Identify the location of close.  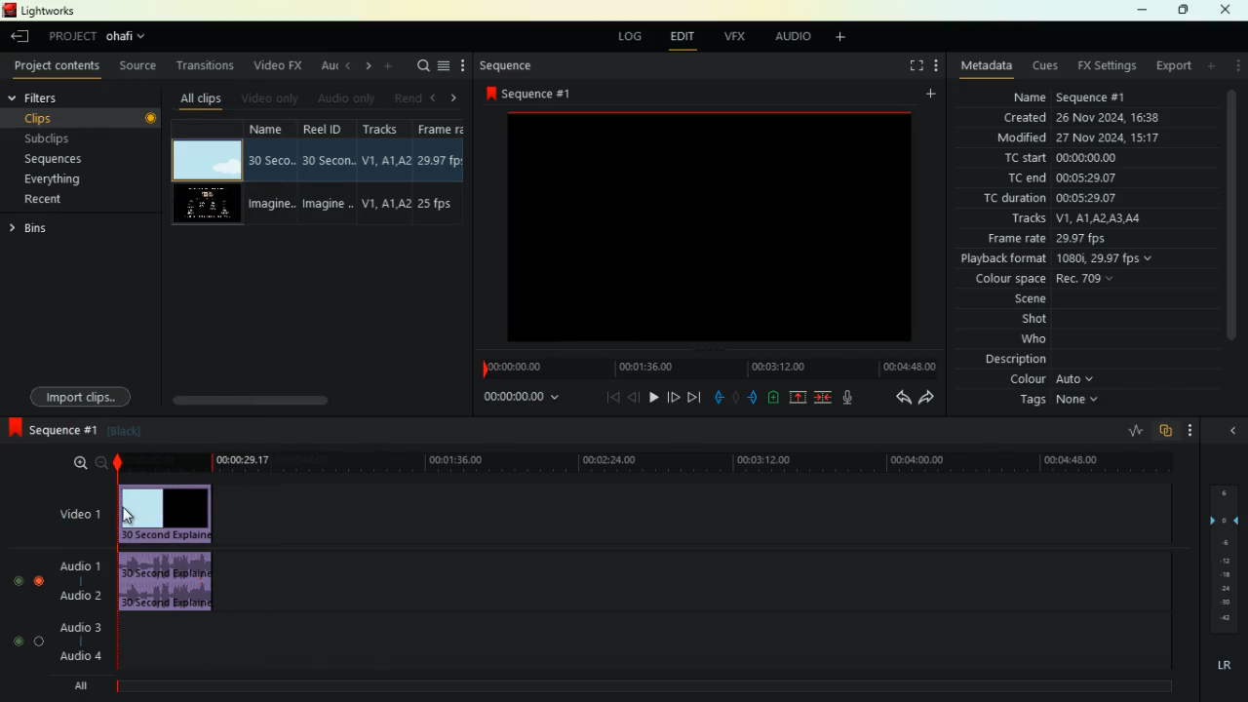
(1229, 9).